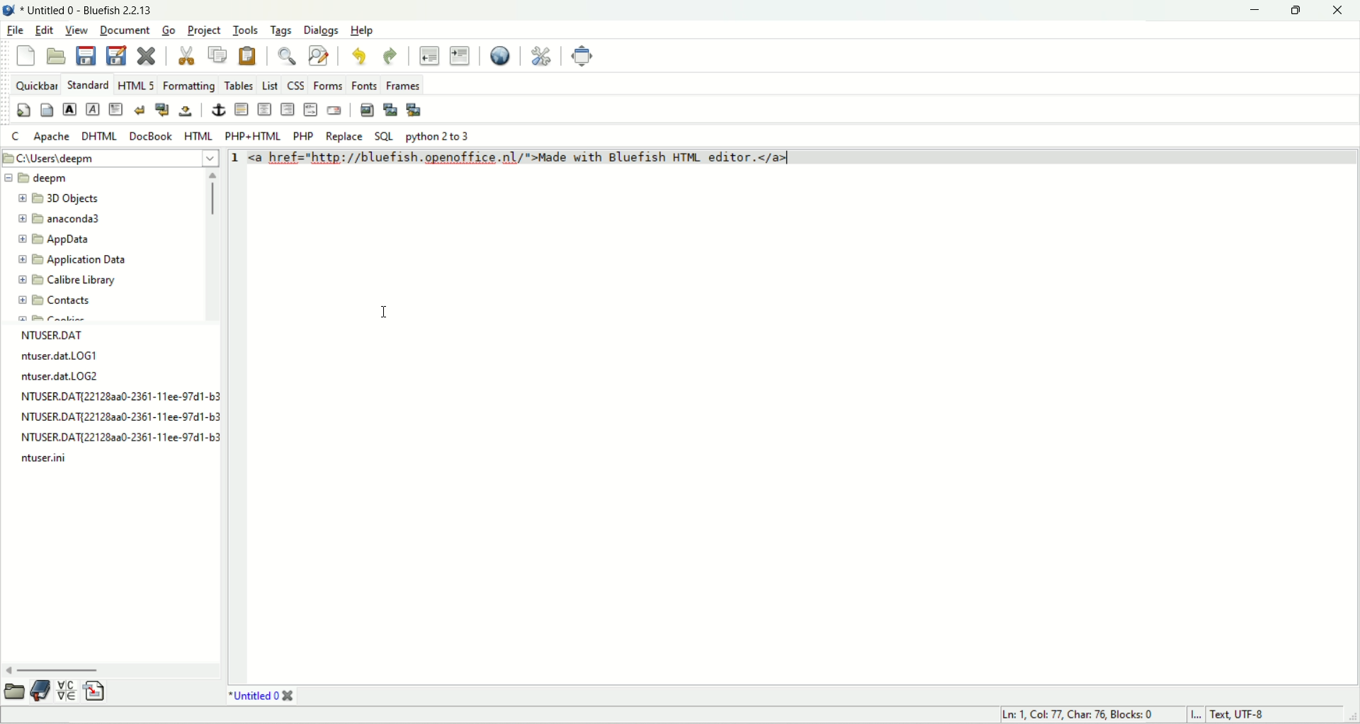  Describe the element at coordinates (58, 242) in the screenshot. I see `app data` at that location.